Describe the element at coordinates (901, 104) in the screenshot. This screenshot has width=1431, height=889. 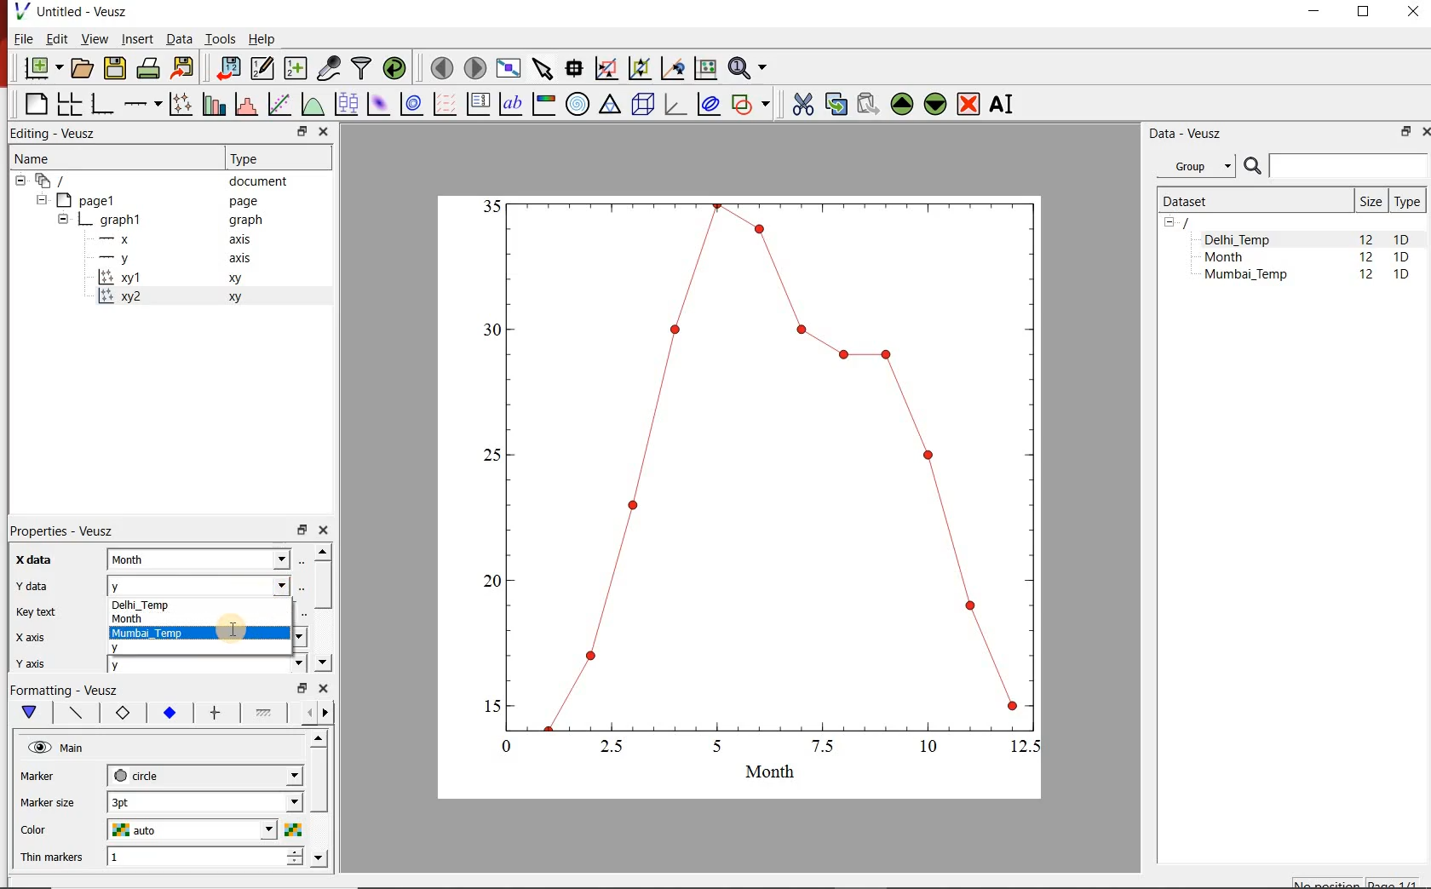
I see `move the selected widget up` at that location.